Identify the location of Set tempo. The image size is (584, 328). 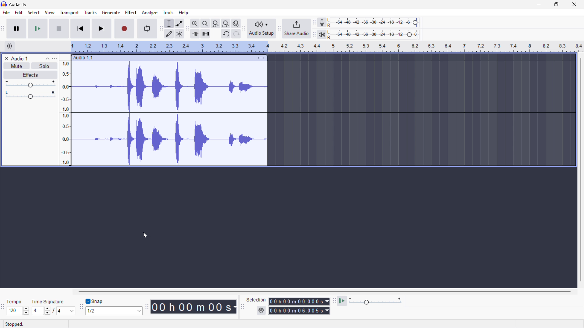
(17, 307).